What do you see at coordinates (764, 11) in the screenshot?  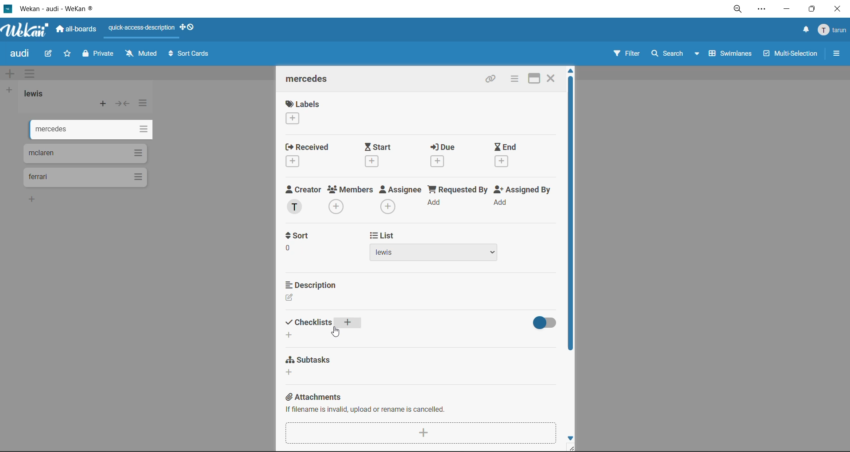 I see `settings` at bounding box center [764, 11].